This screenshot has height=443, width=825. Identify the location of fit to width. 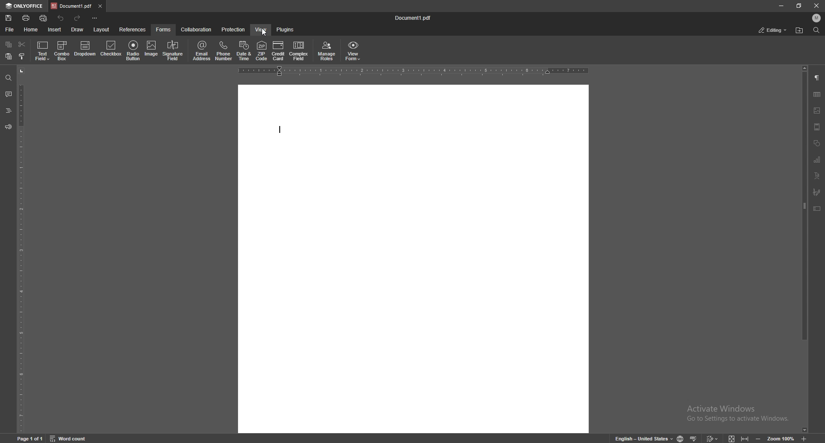
(746, 438).